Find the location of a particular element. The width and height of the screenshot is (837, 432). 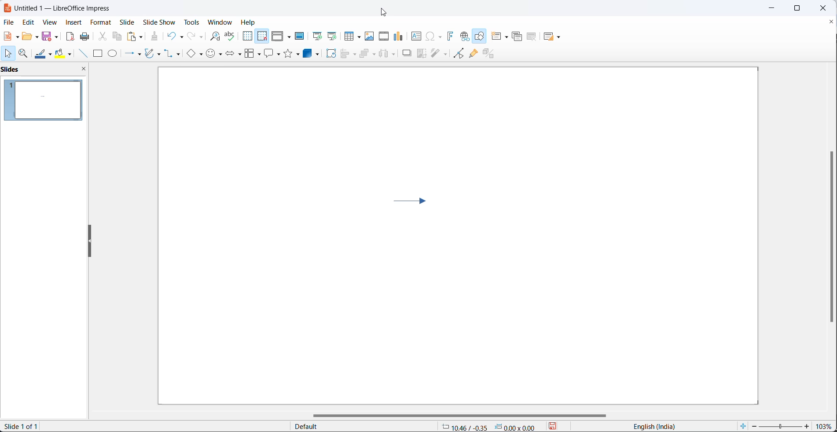

spellings is located at coordinates (230, 36).